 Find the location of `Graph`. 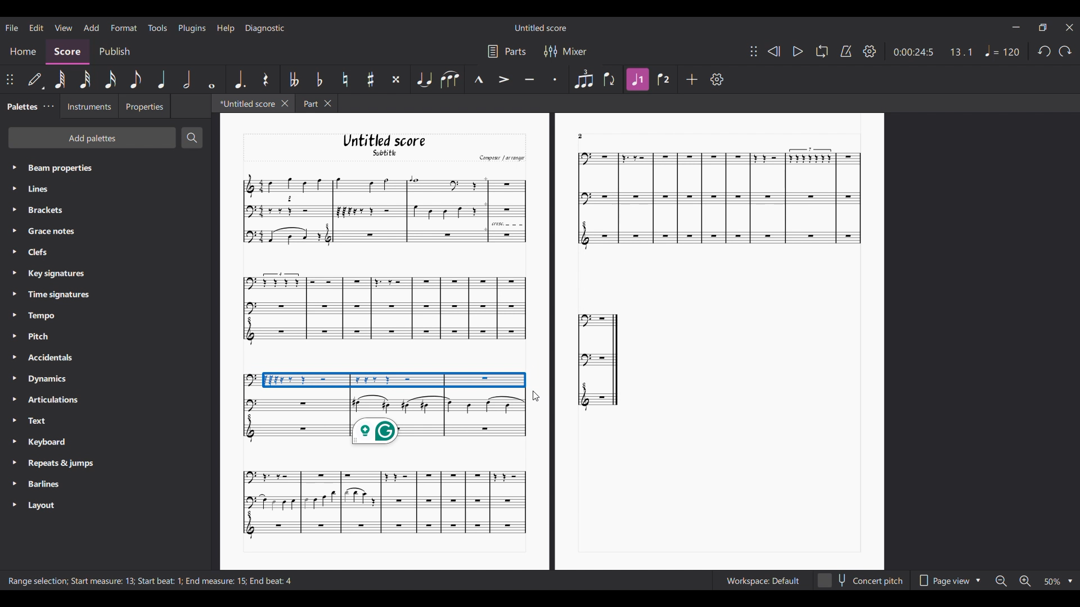

Graph is located at coordinates (382, 503).